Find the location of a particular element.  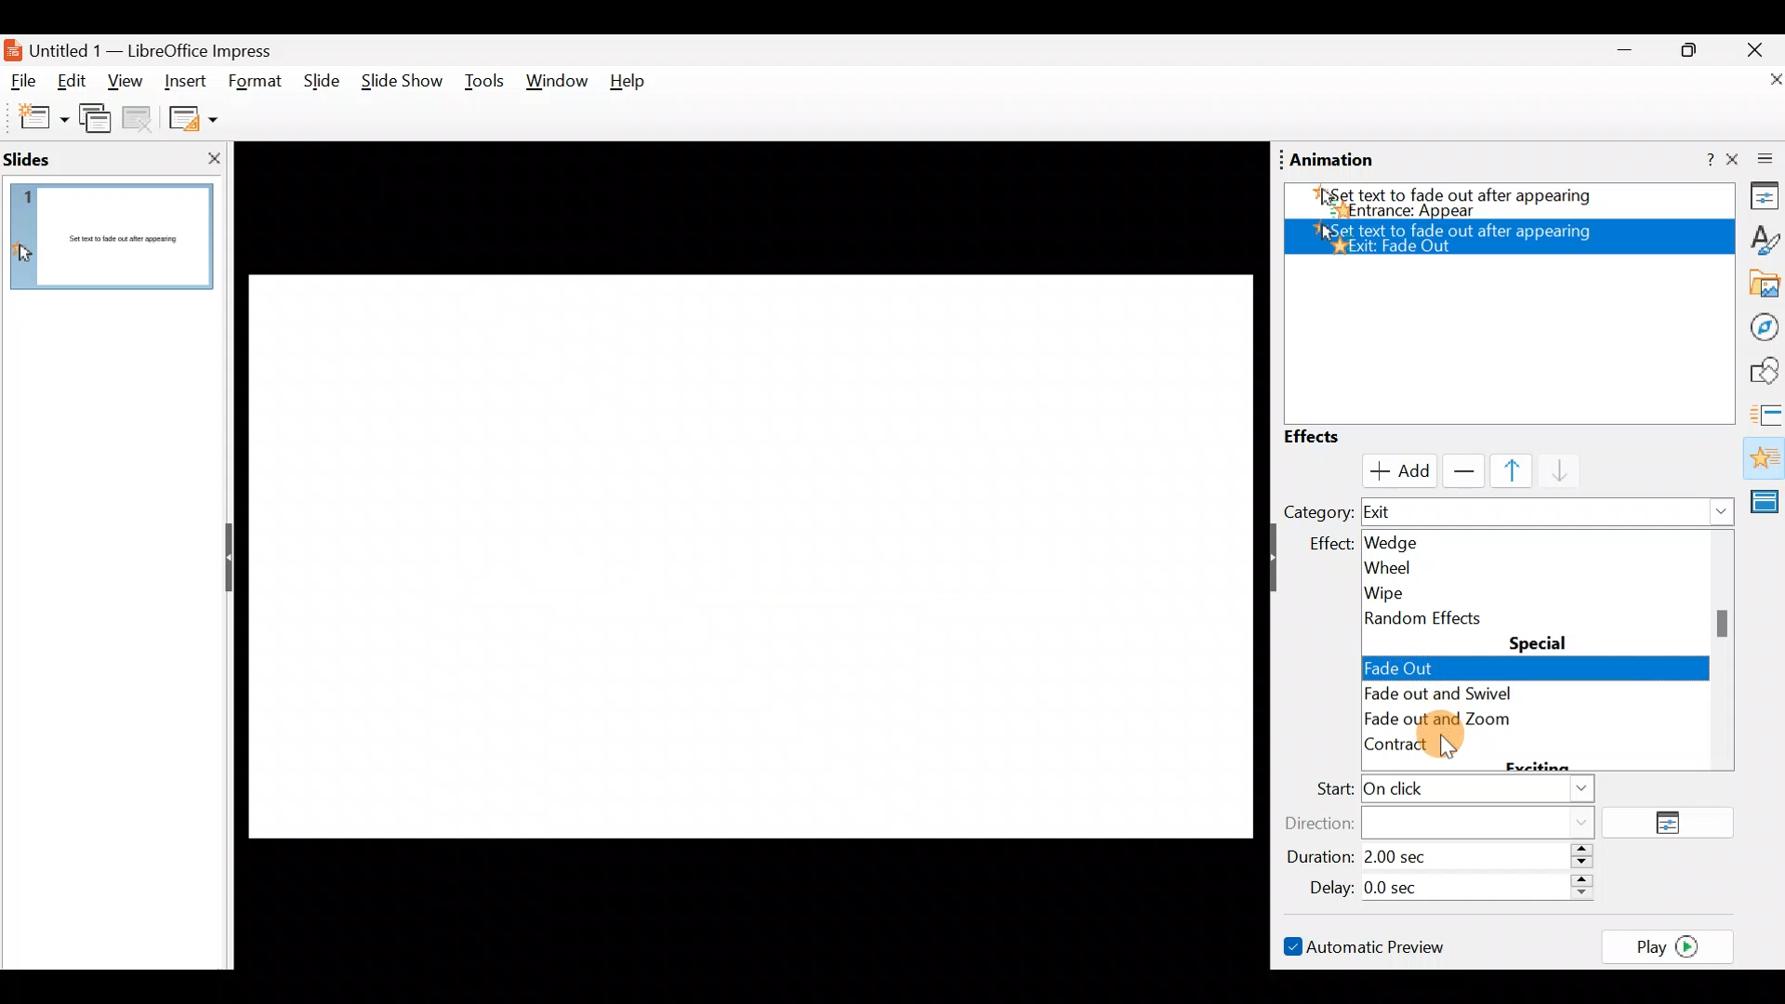

Gallery is located at coordinates (1761, 284).